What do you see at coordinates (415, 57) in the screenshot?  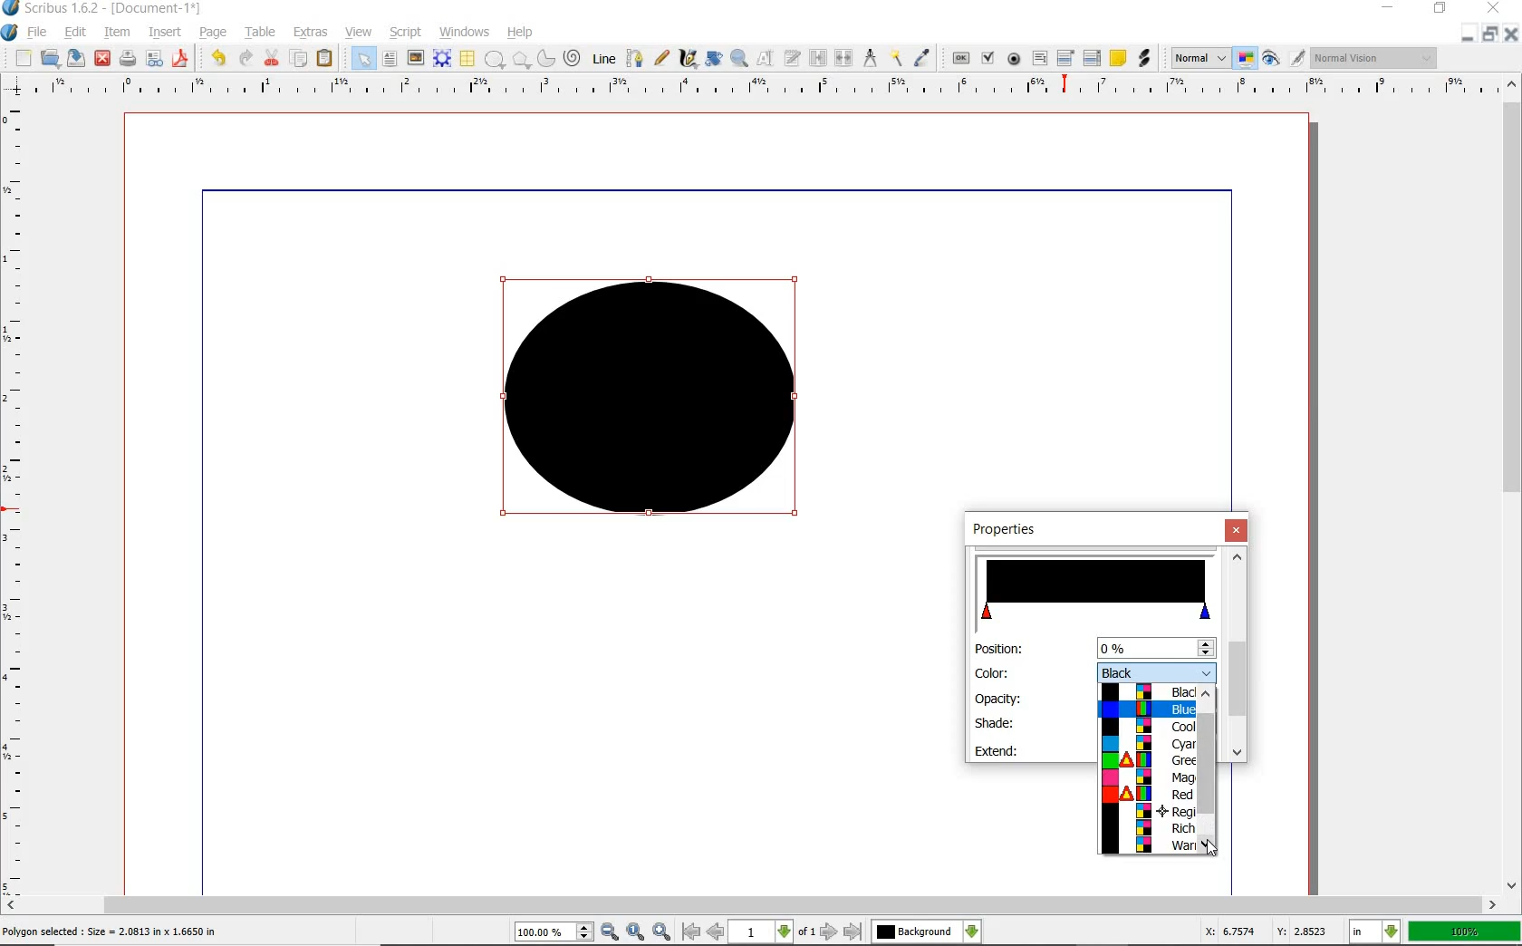 I see `IMAGE` at bounding box center [415, 57].